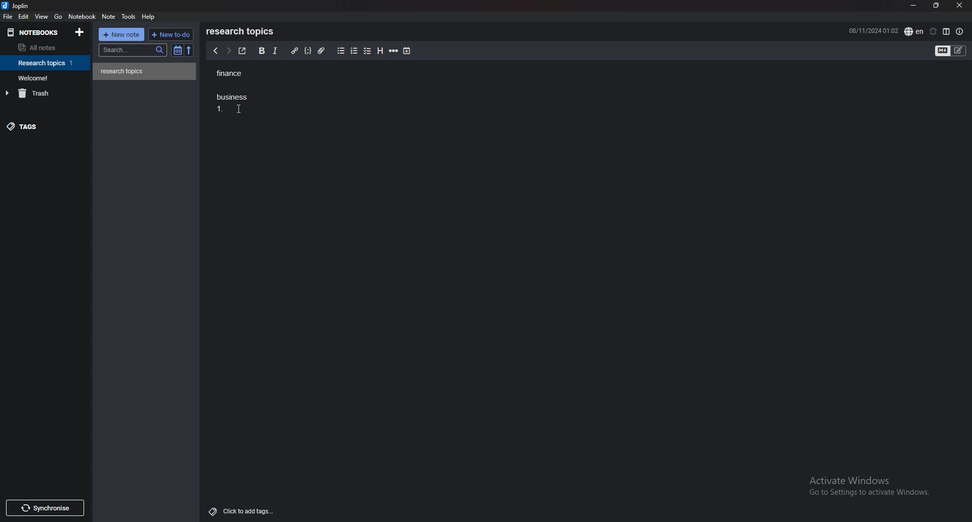 The height and width of the screenshot is (522, 972). Describe the element at coordinates (150, 16) in the screenshot. I see `help` at that location.